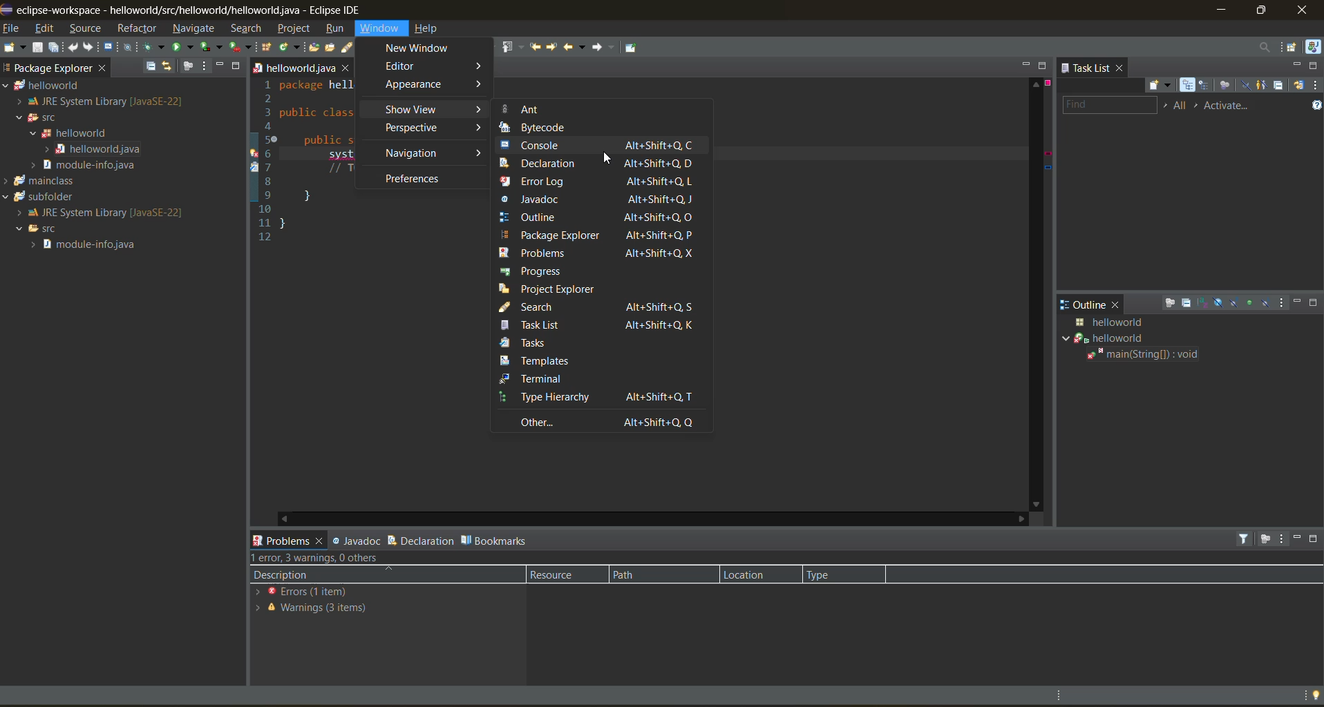 This screenshot has height=707, width=1324. Describe the element at coordinates (605, 325) in the screenshot. I see `task list` at that location.